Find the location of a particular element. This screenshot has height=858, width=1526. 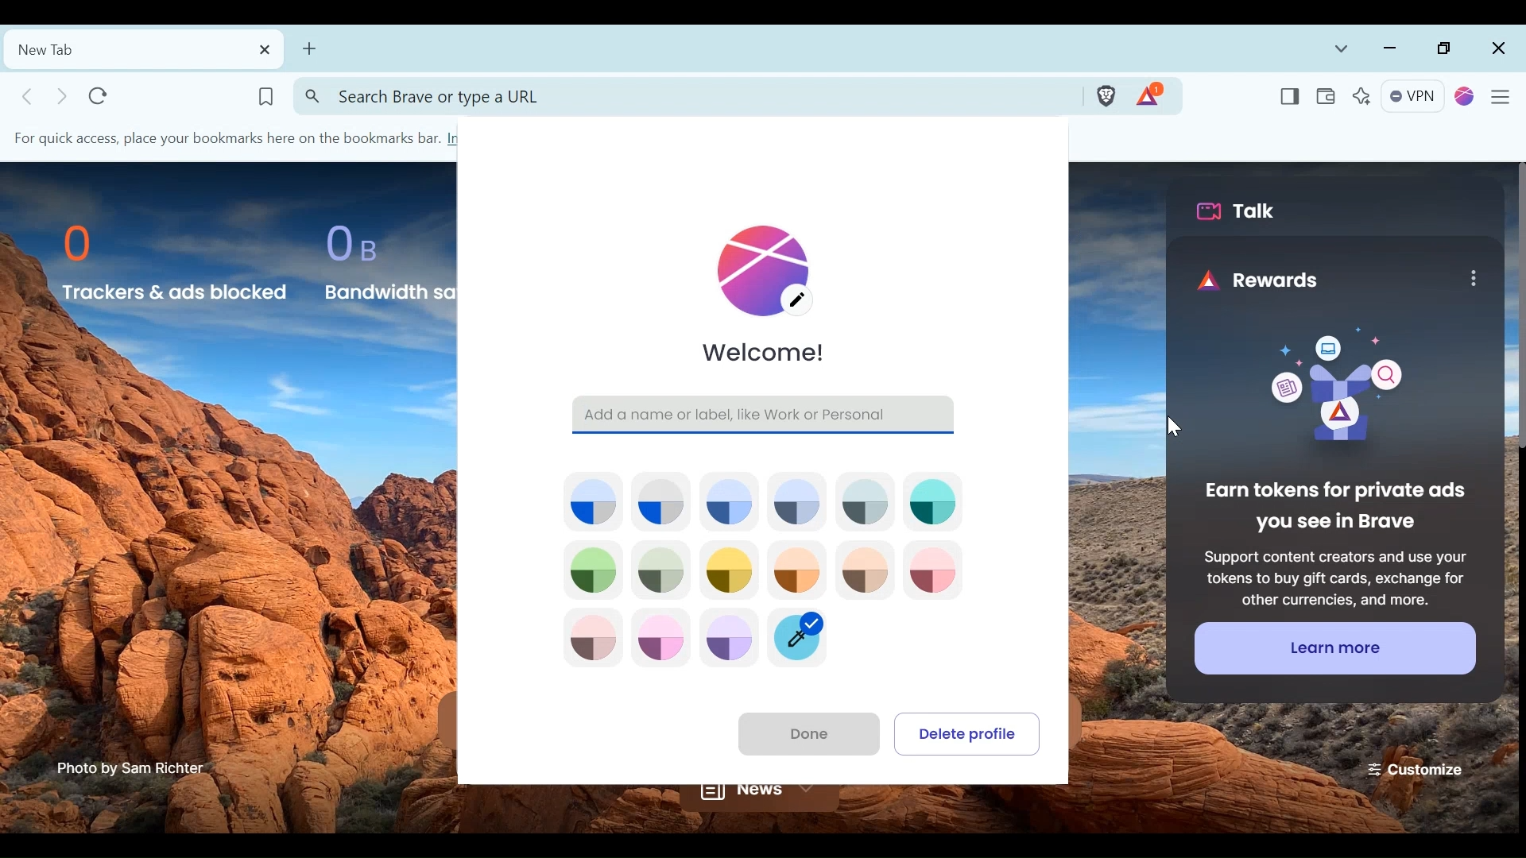

Theme is located at coordinates (658, 640).